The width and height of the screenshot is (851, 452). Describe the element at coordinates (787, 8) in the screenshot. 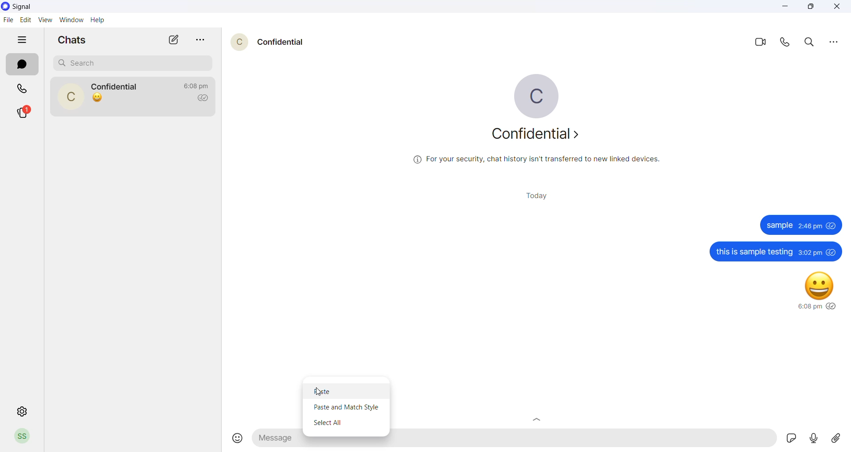

I see `minimize` at that location.